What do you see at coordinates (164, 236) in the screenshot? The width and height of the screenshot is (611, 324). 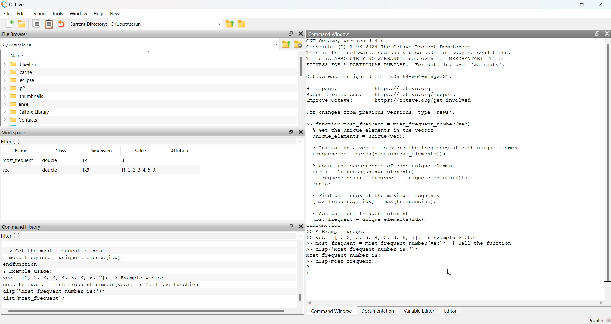 I see `Enter text to filter the command history` at bounding box center [164, 236].